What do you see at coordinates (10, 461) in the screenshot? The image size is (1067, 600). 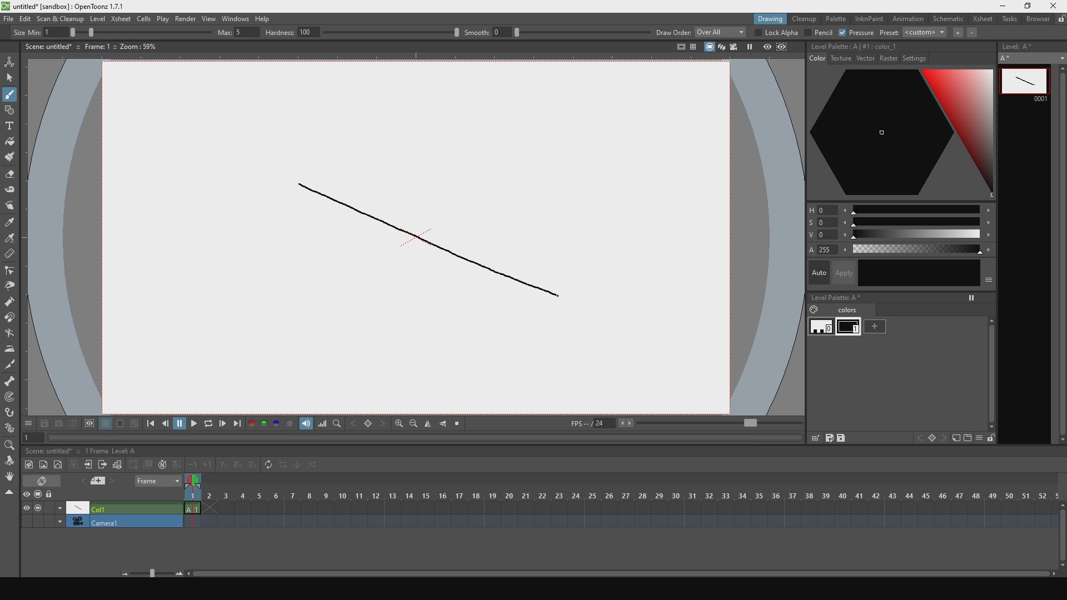 I see `move` at bounding box center [10, 461].